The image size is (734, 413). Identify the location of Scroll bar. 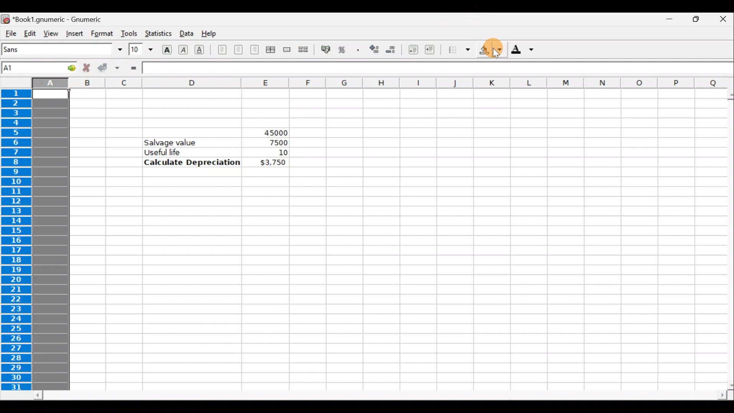
(725, 240).